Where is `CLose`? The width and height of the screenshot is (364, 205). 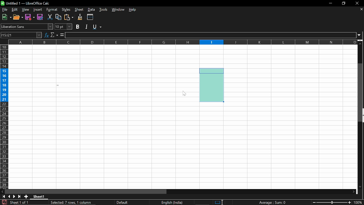
CLose is located at coordinates (357, 3).